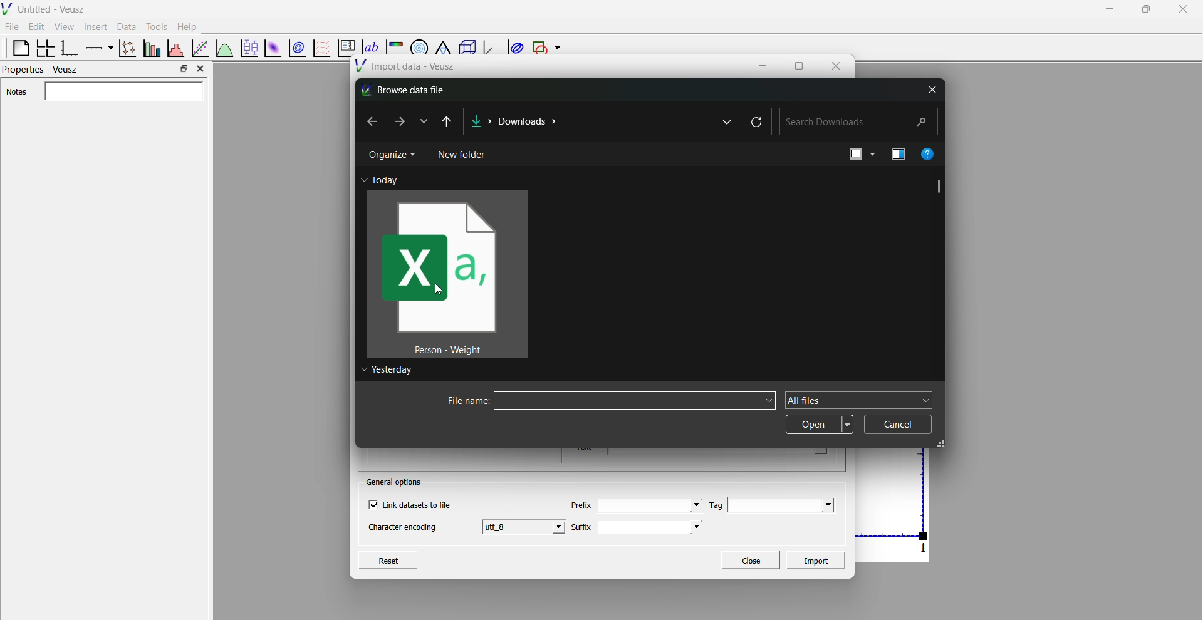 The image size is (1203, 620). Describe the element at coordinates (344, 49) in the screenshot. I see `plot key` at that location.